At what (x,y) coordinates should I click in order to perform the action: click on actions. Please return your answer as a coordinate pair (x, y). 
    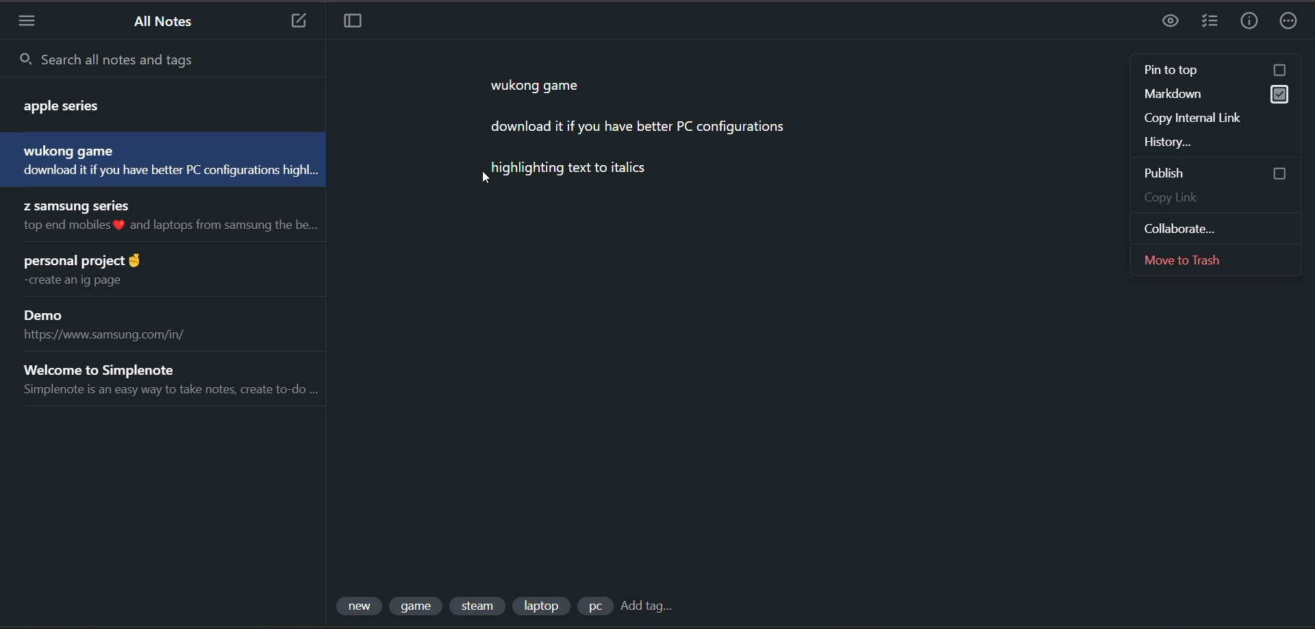
    Looking at the image, I should click on (1292, 23).